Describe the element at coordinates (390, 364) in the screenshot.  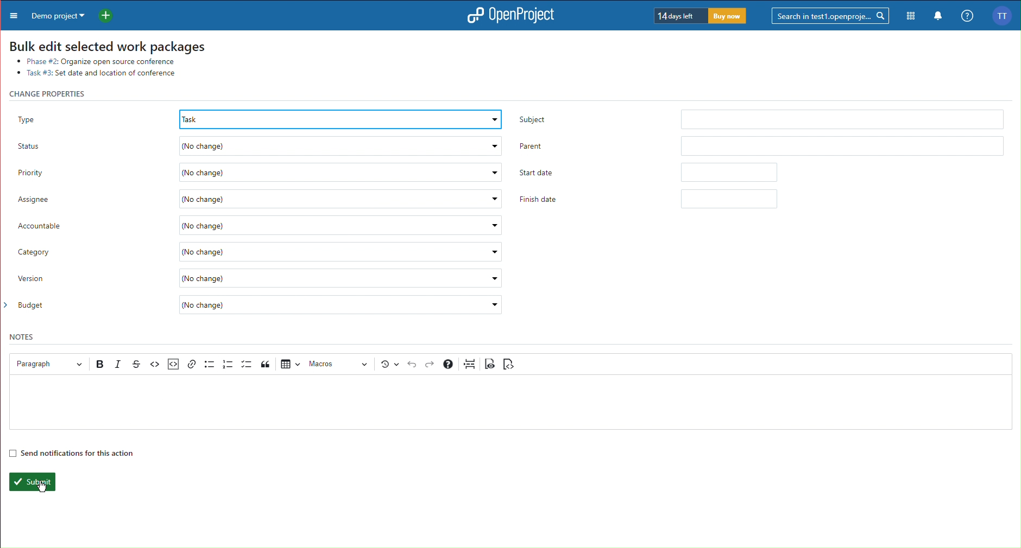
I see `Versions` at that location.